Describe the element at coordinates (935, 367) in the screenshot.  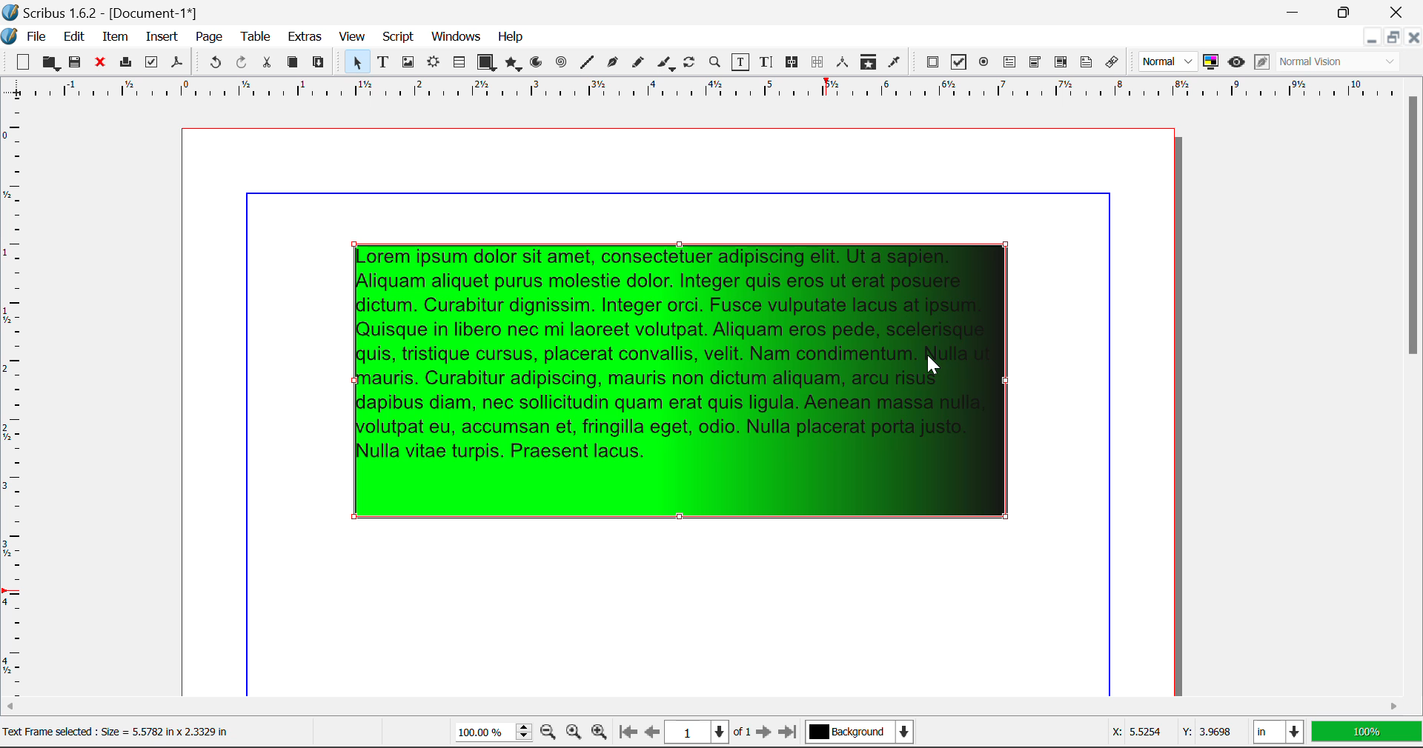
I see `Cursor Position AFTER_LAST_ACTION` at that location.